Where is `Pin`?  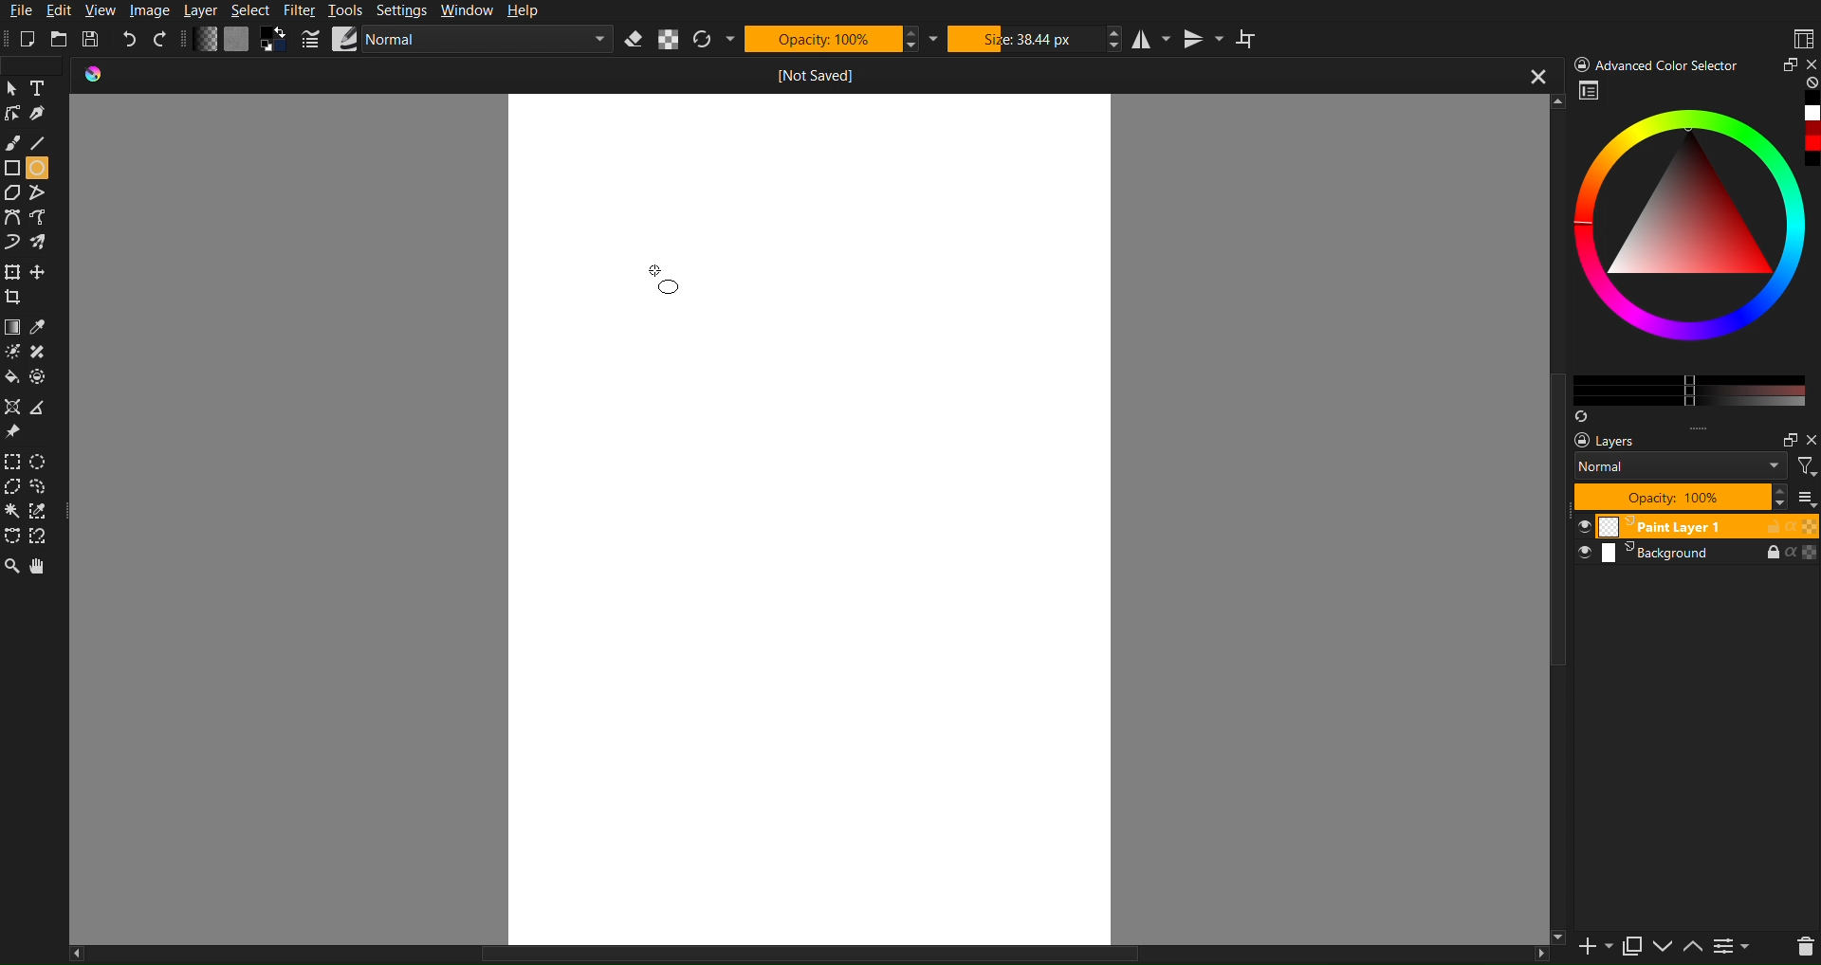
Pin is located at coordinates (16, 430).